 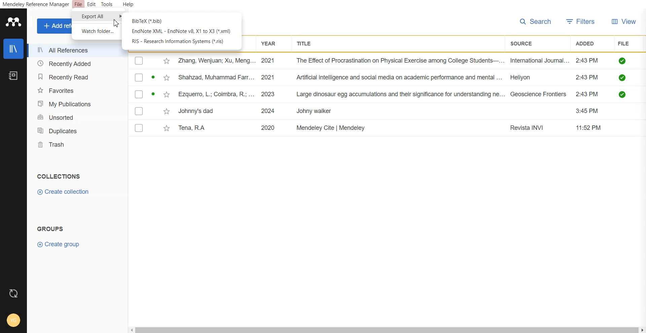 I want to click on Added, so click(x=588, y=43).